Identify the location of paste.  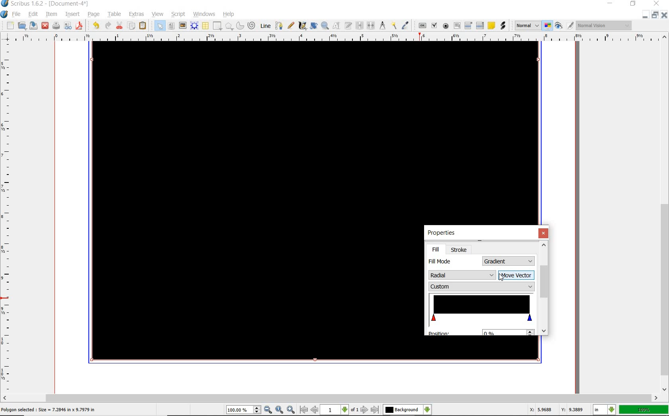
(143, 26).